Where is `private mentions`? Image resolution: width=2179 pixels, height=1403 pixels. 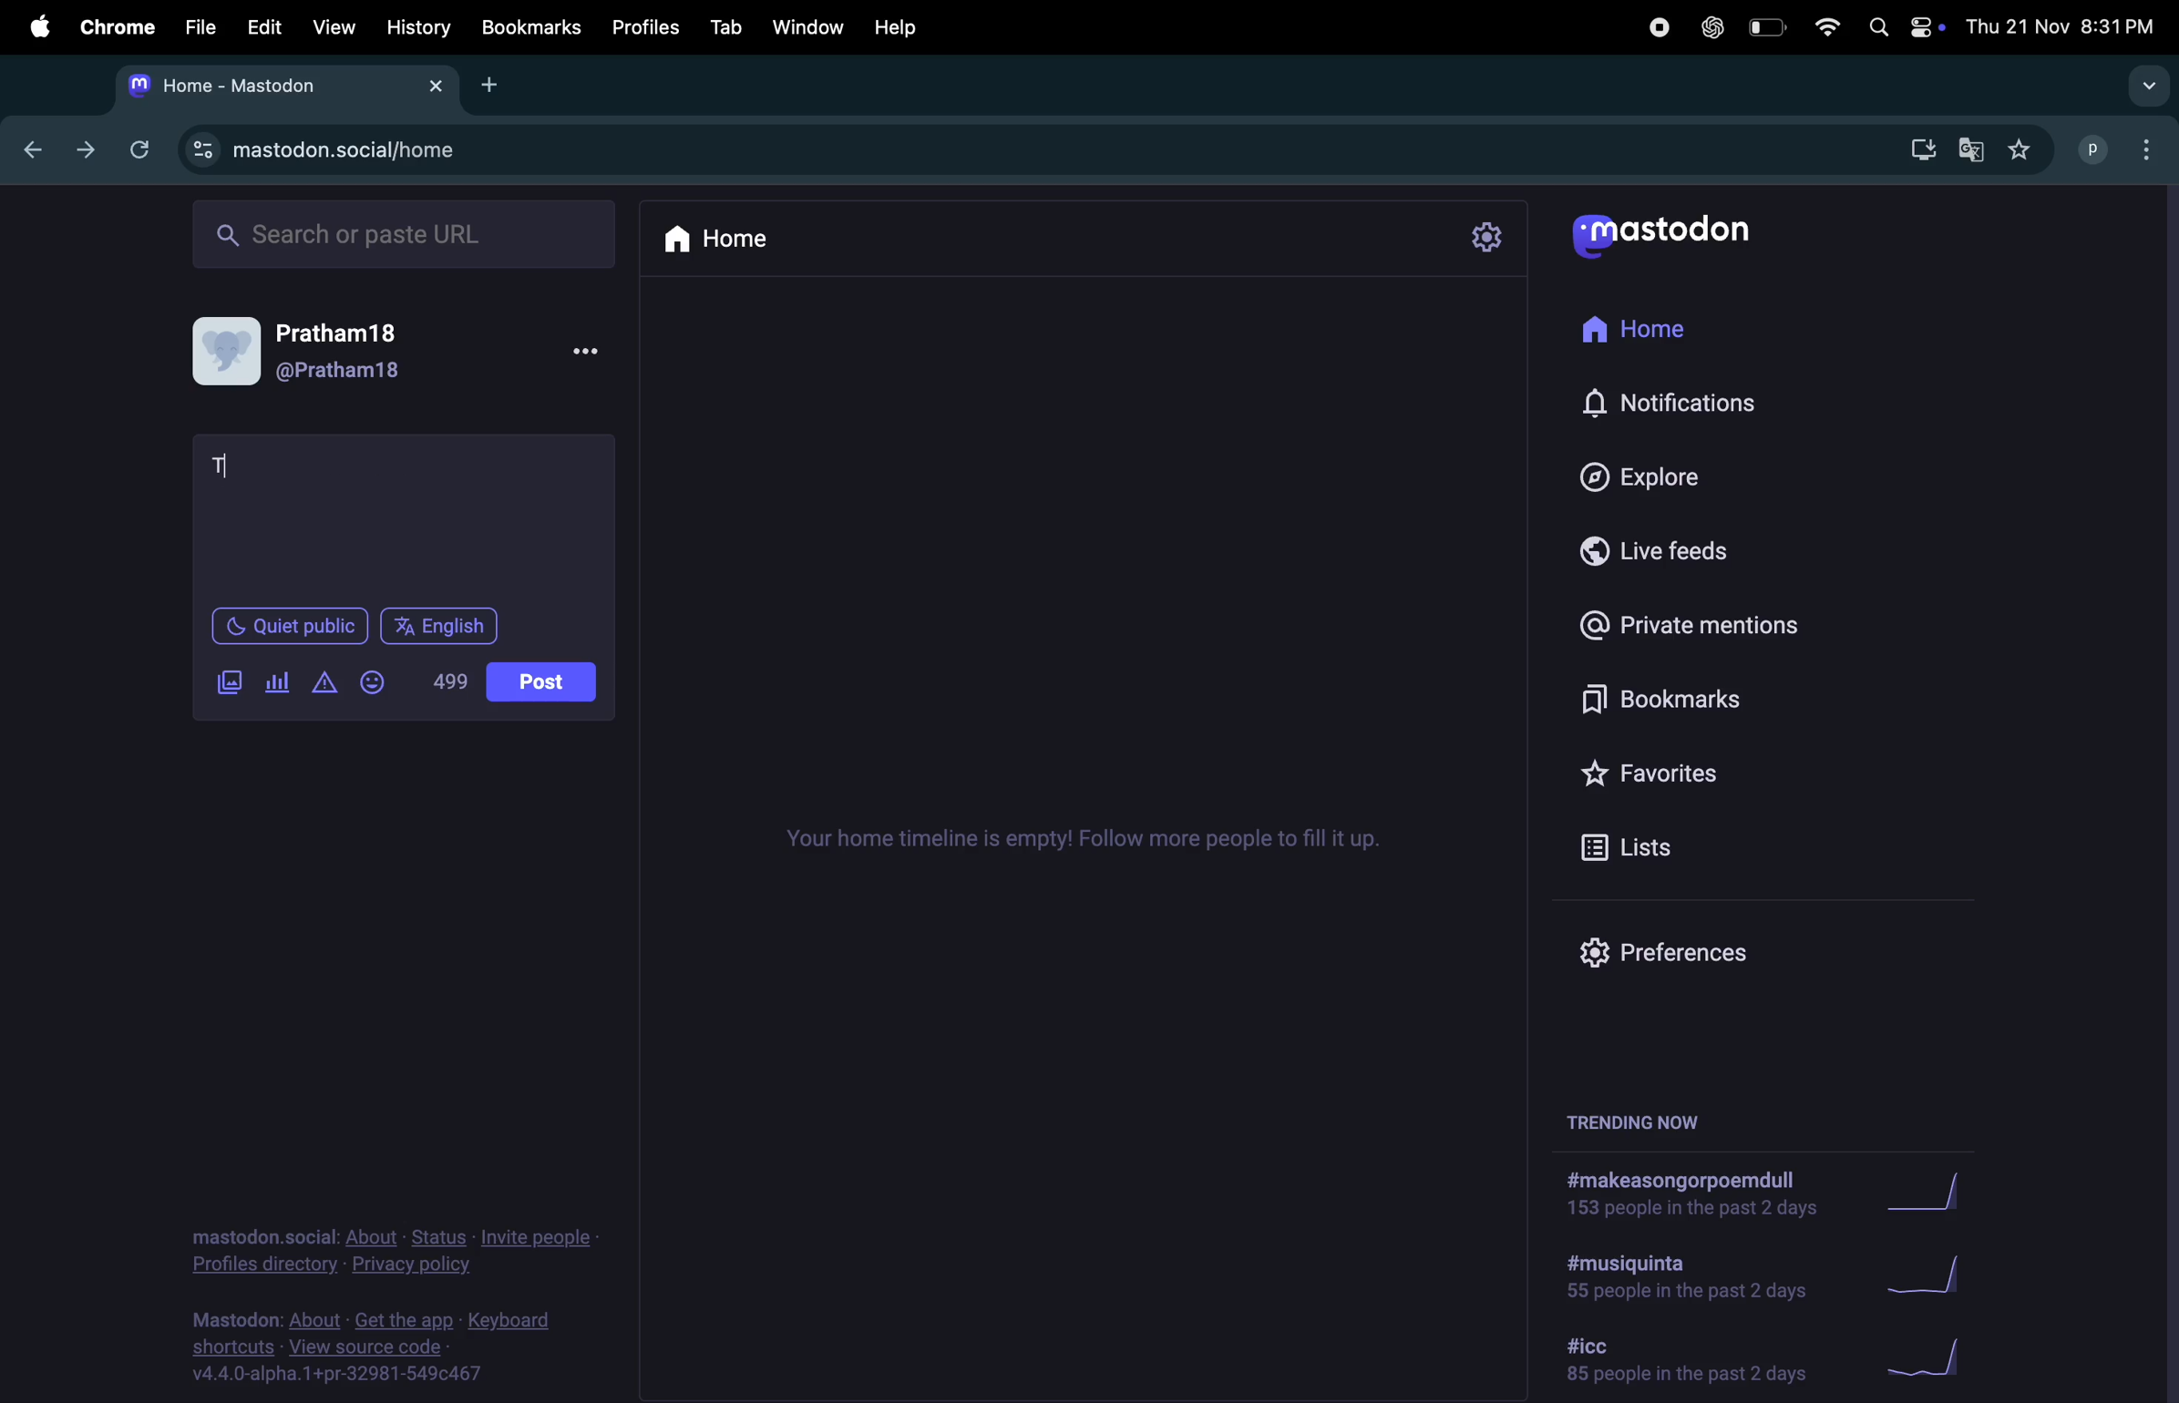
private mentions is located at coordinates (1685, 629).